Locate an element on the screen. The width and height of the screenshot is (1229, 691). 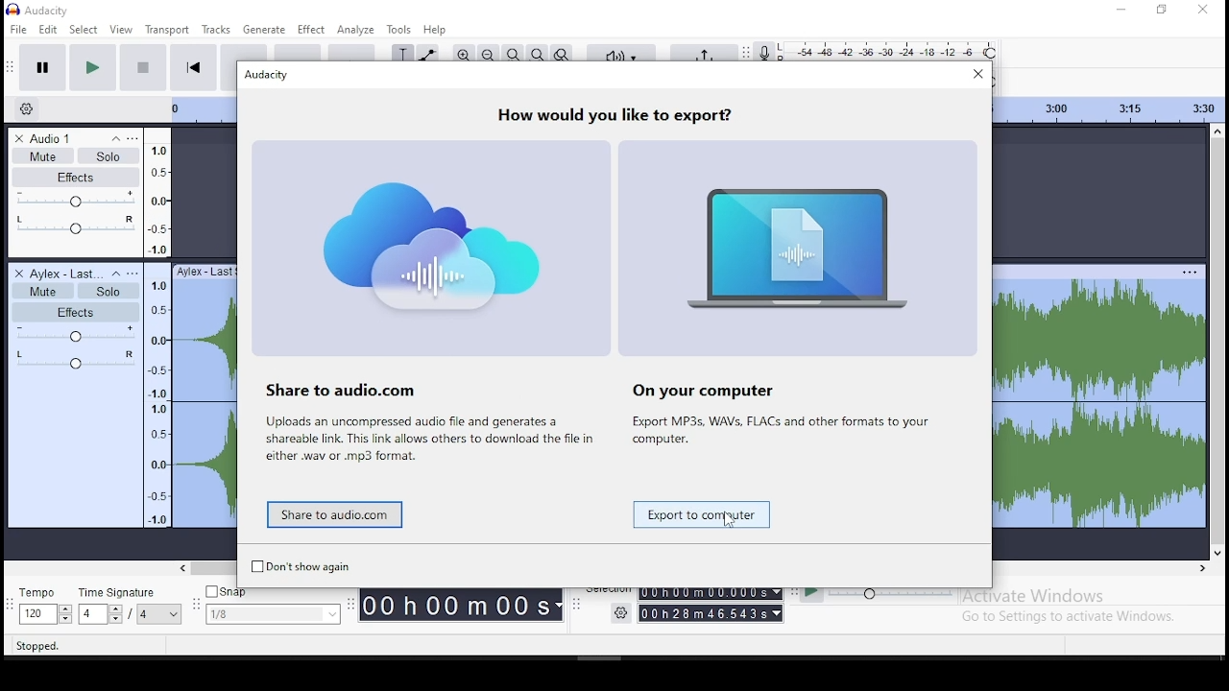
zoom out is located at coordinates (487, 51).